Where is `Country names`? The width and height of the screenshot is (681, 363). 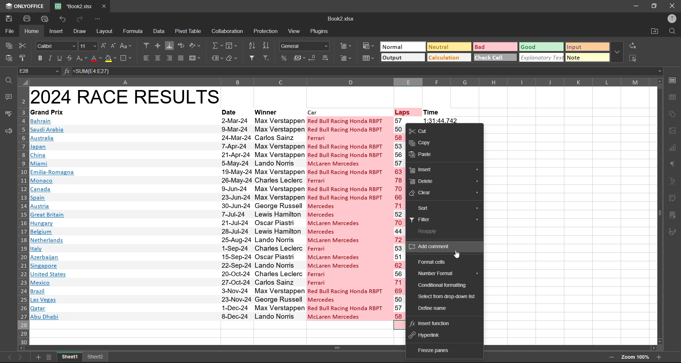 Country names is located at coordinates (53, 219).